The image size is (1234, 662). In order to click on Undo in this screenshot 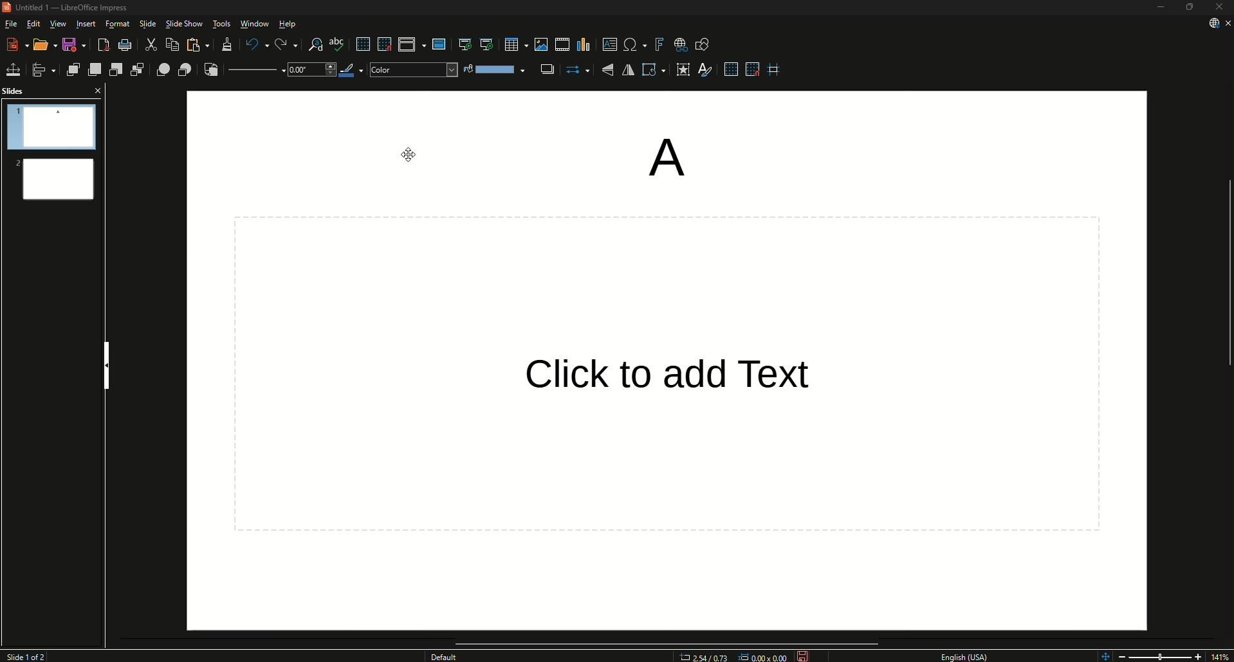, I will do `click(254, 44)`.